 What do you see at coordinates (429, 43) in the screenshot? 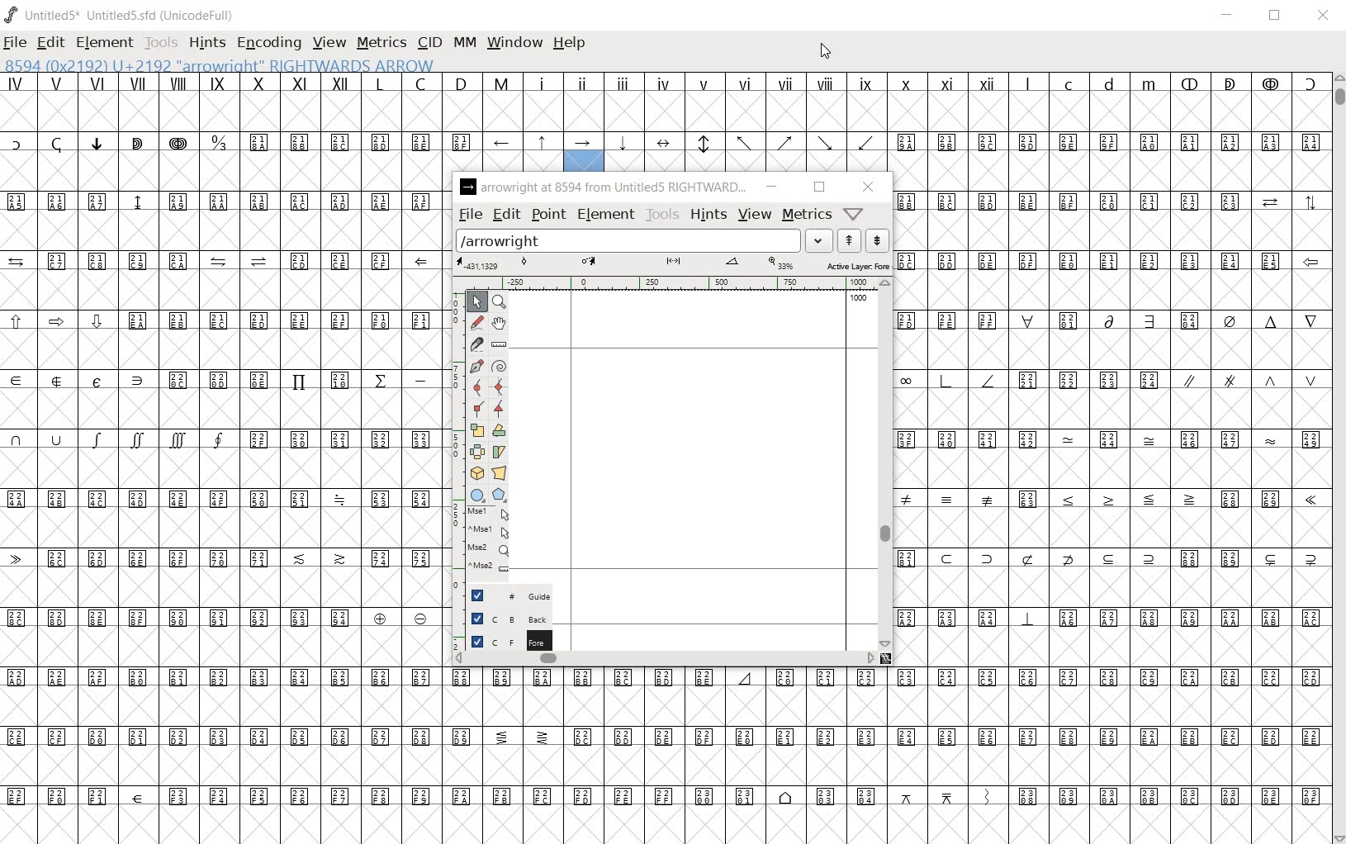
I see `CID` at bounding box center [429, 43].